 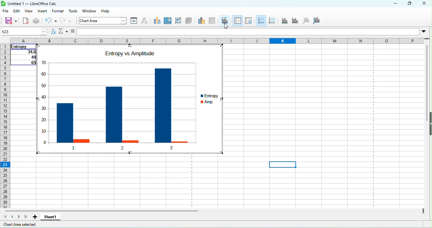 What do you see at coordinates (59, 12) in the screenshot?
I see `format` at bounding box center [59, 12].